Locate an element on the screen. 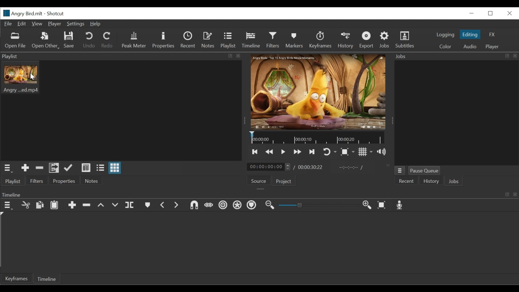 The image size is (519, 292). Audio is located at coordinates (470, 46).